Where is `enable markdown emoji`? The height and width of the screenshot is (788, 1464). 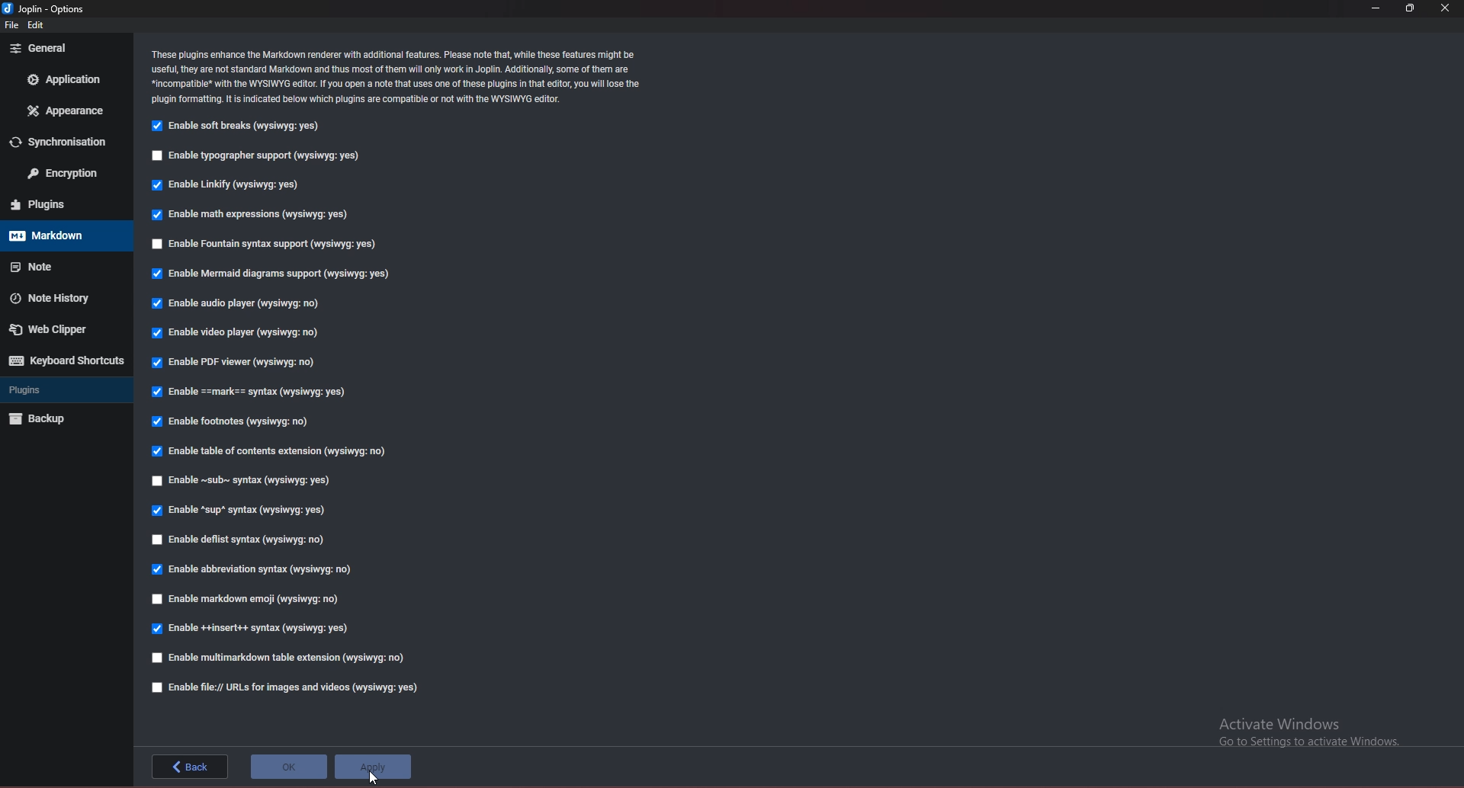 enable markdown emoji is located at coordinates (247, 601).